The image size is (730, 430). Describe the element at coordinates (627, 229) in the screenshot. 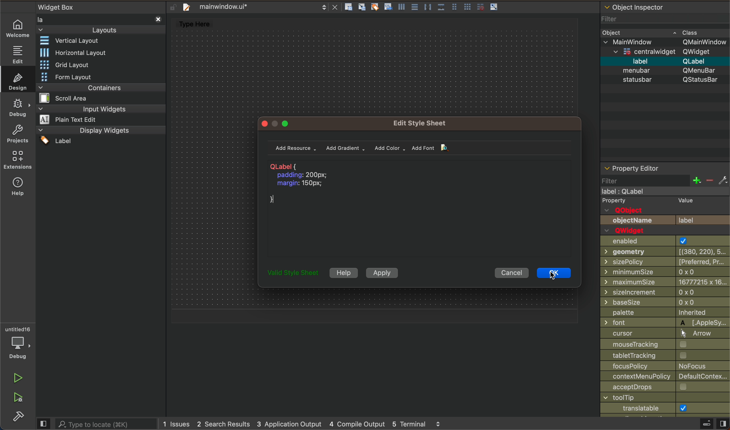

I see `qwidget` at that location.